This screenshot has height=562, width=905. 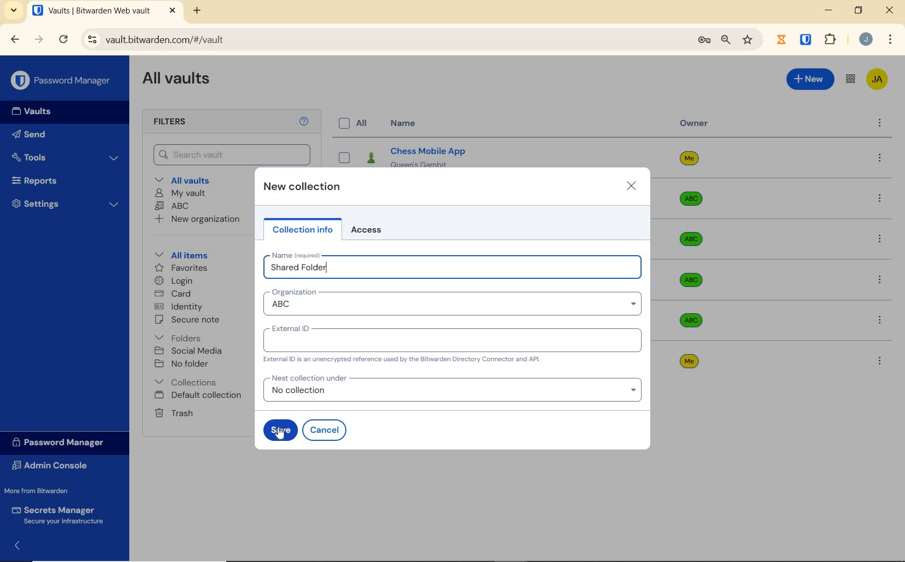 What do you see at coordinates (182, 255) in the screenshot?
I see `All items` at bounding box center [182, 255].